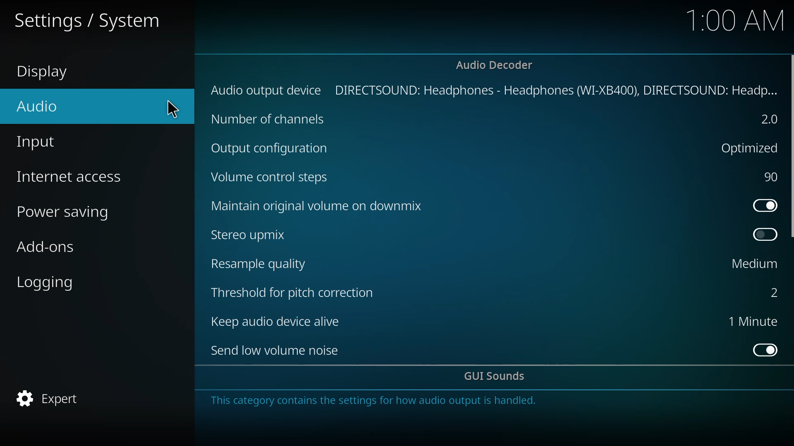  Describe the element at coordinates (278, 321) in the screenshot. I see `keep audio` at that location.